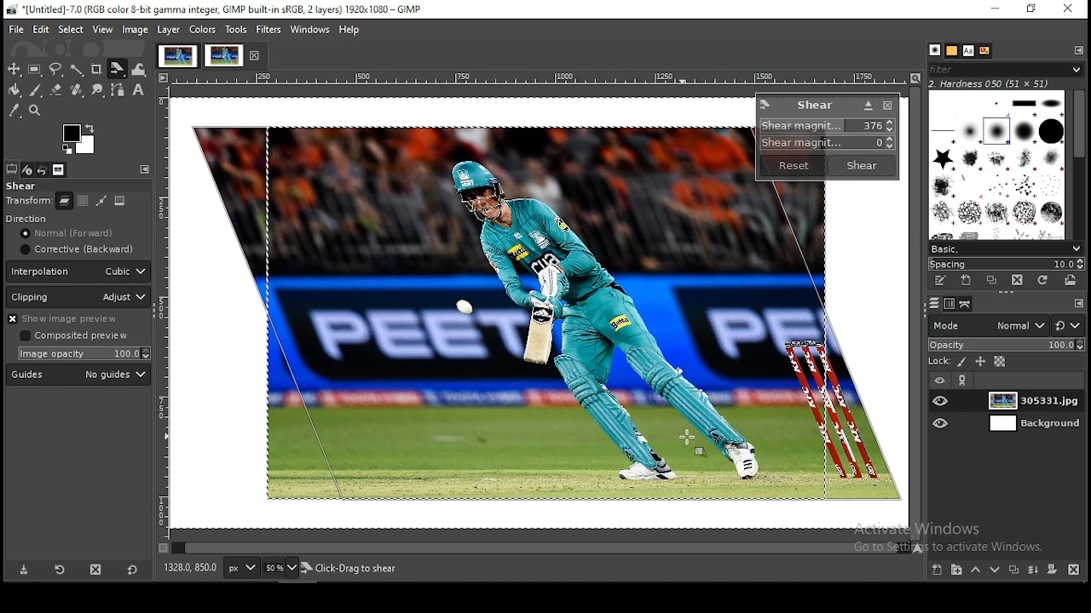 The height and width of the screenshot is (613, 1091). What do you see at coordinates (78, 90) in the screenshot?
I see `heal tool` at bounding box center [78, 90].